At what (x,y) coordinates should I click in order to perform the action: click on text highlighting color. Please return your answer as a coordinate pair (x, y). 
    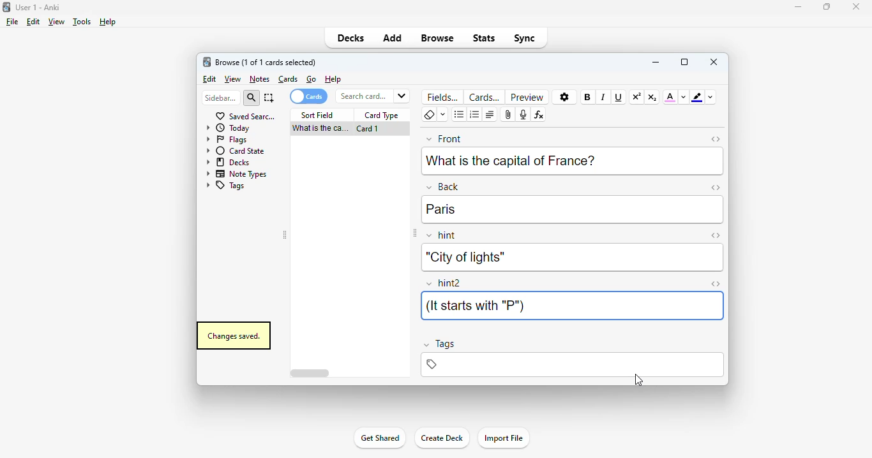
    Looking at the image, I should click on (696, 97).